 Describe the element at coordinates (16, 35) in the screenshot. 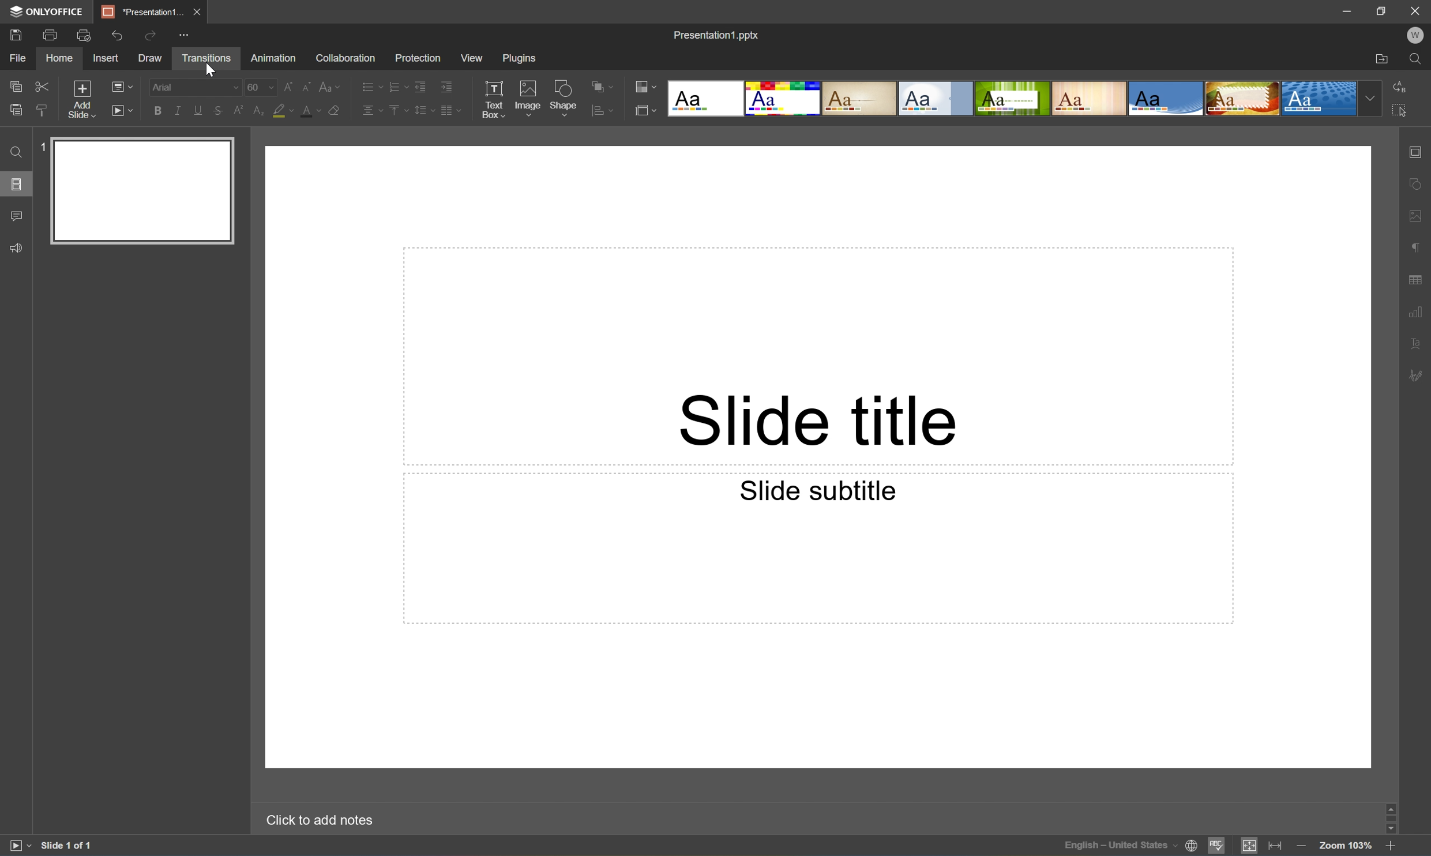

I see `Save` at that location.